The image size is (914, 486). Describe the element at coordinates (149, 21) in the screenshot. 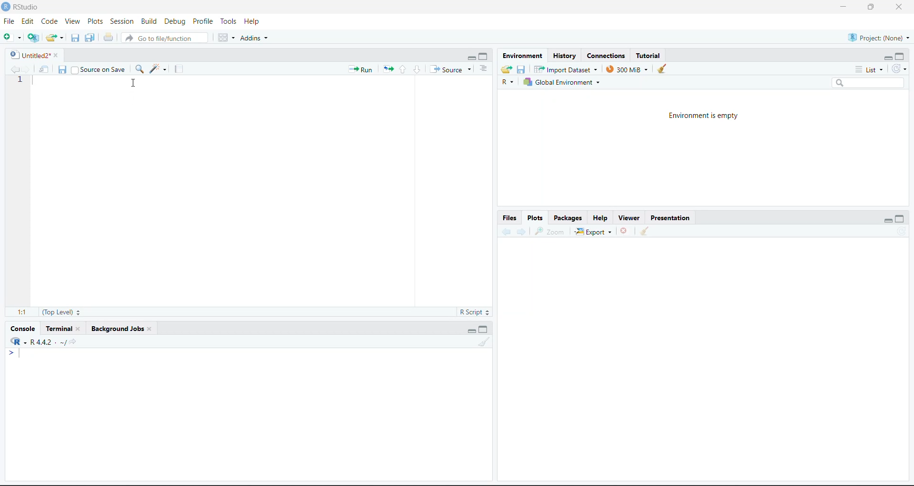

I see `Build` at that location.